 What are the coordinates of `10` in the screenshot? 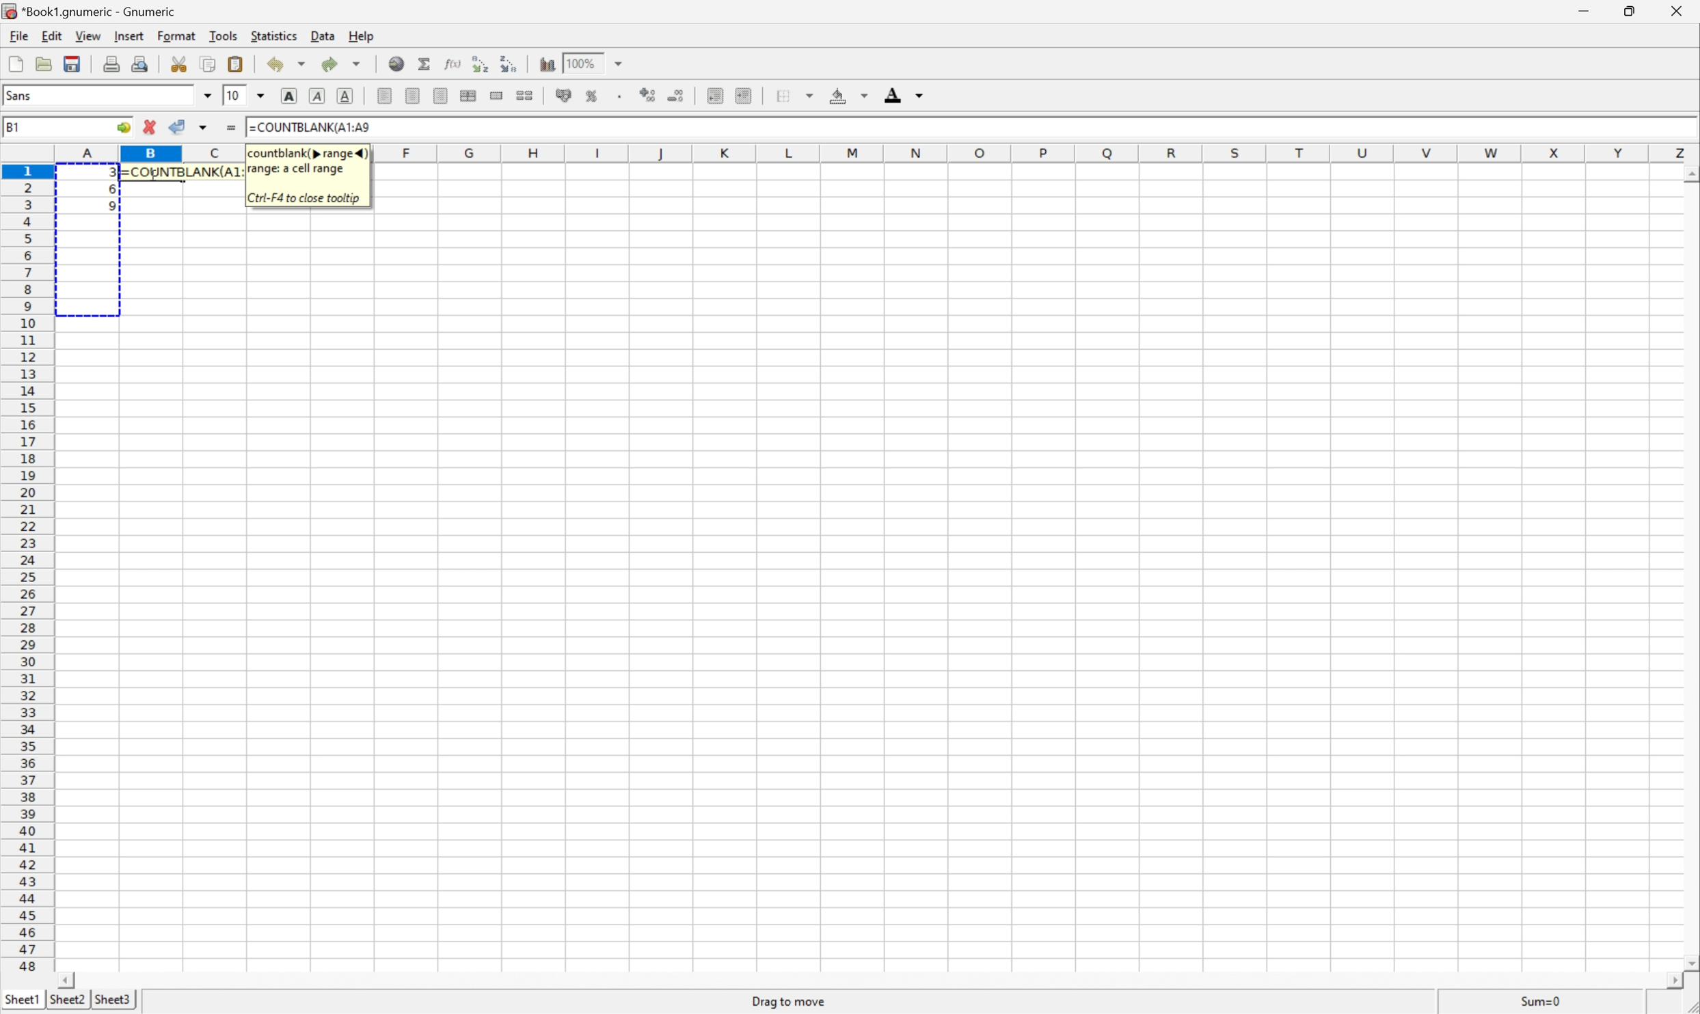 It's located at (234, 96).